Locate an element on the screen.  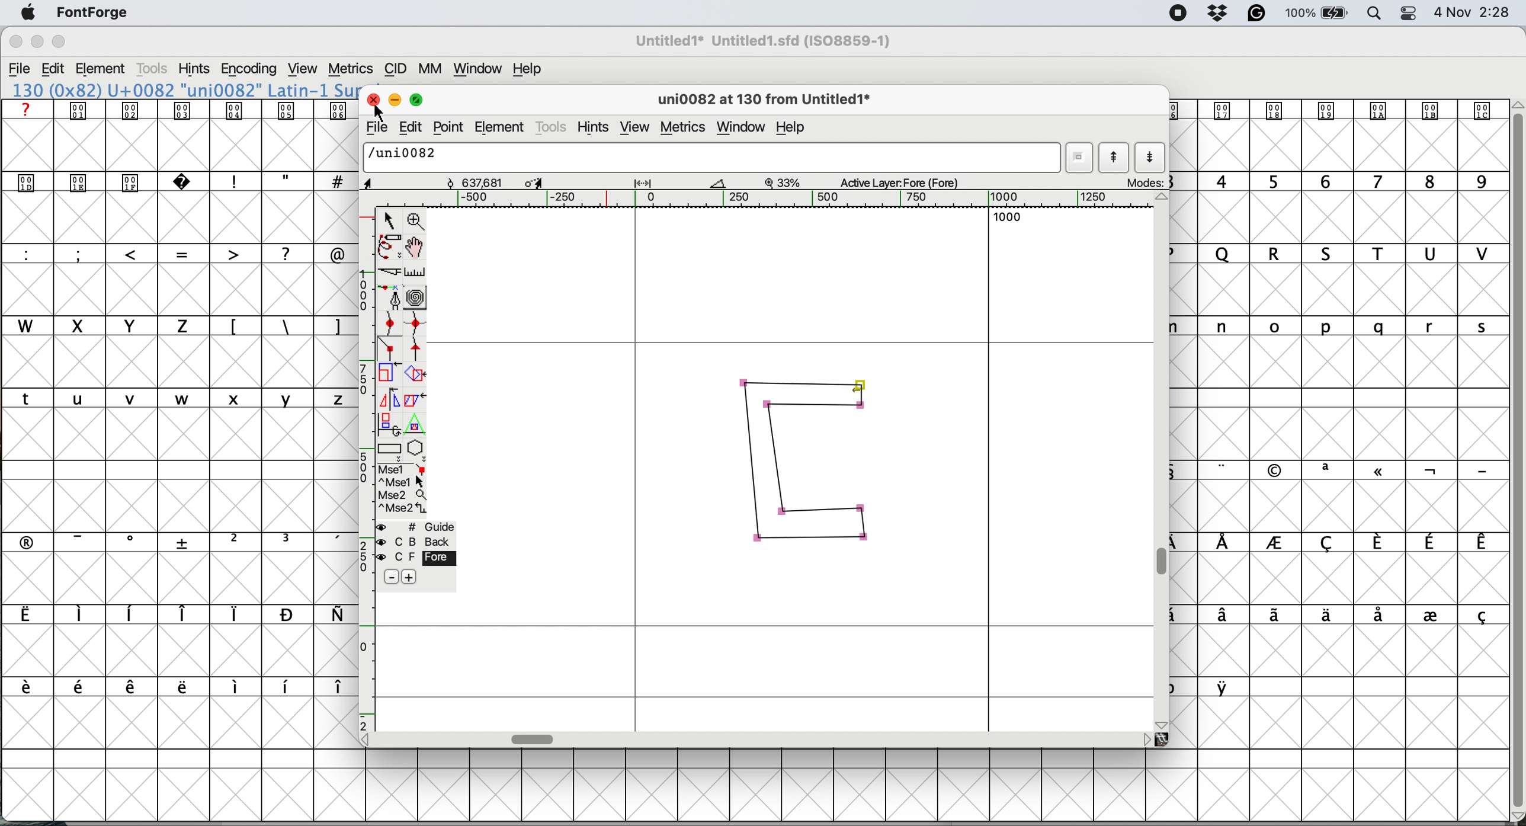
metrics is located at coordinates (350, 69).